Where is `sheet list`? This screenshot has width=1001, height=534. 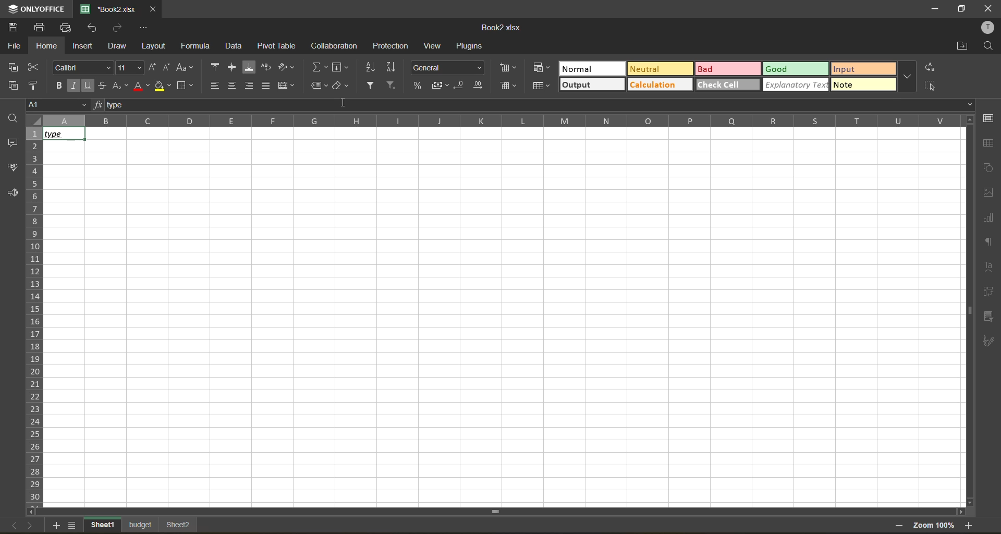 sheet list is located at coordinates (74, 525).